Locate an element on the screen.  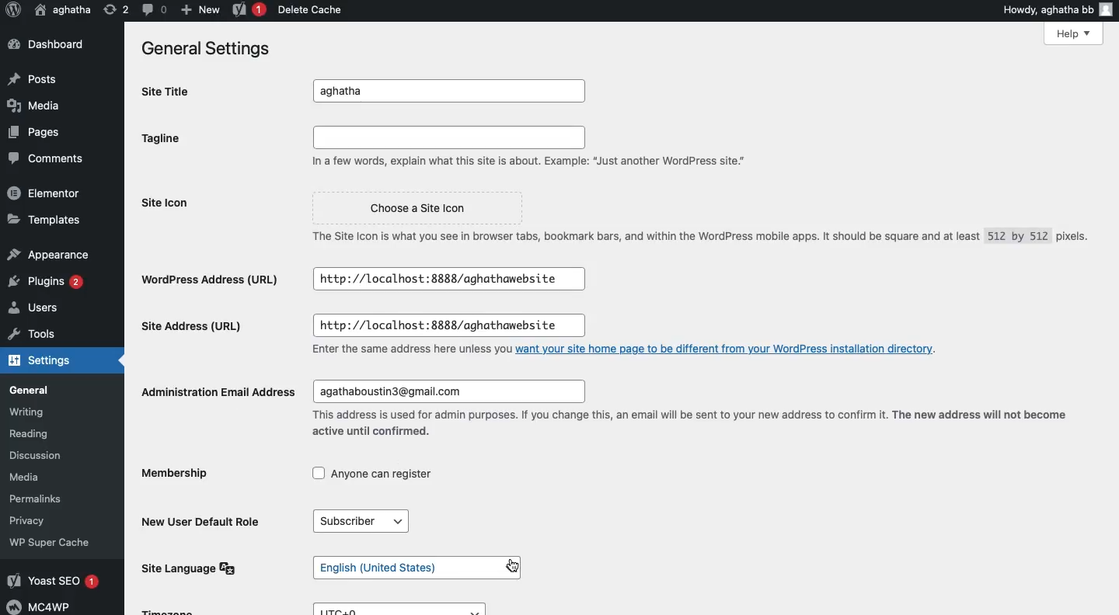
Cursor is located at coordinates (511, 567).